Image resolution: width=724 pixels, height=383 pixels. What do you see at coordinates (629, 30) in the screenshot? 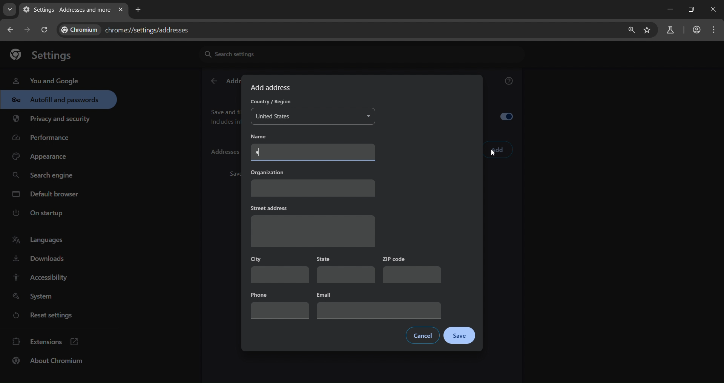
I see `zoom` at bounding box center [629, 30].